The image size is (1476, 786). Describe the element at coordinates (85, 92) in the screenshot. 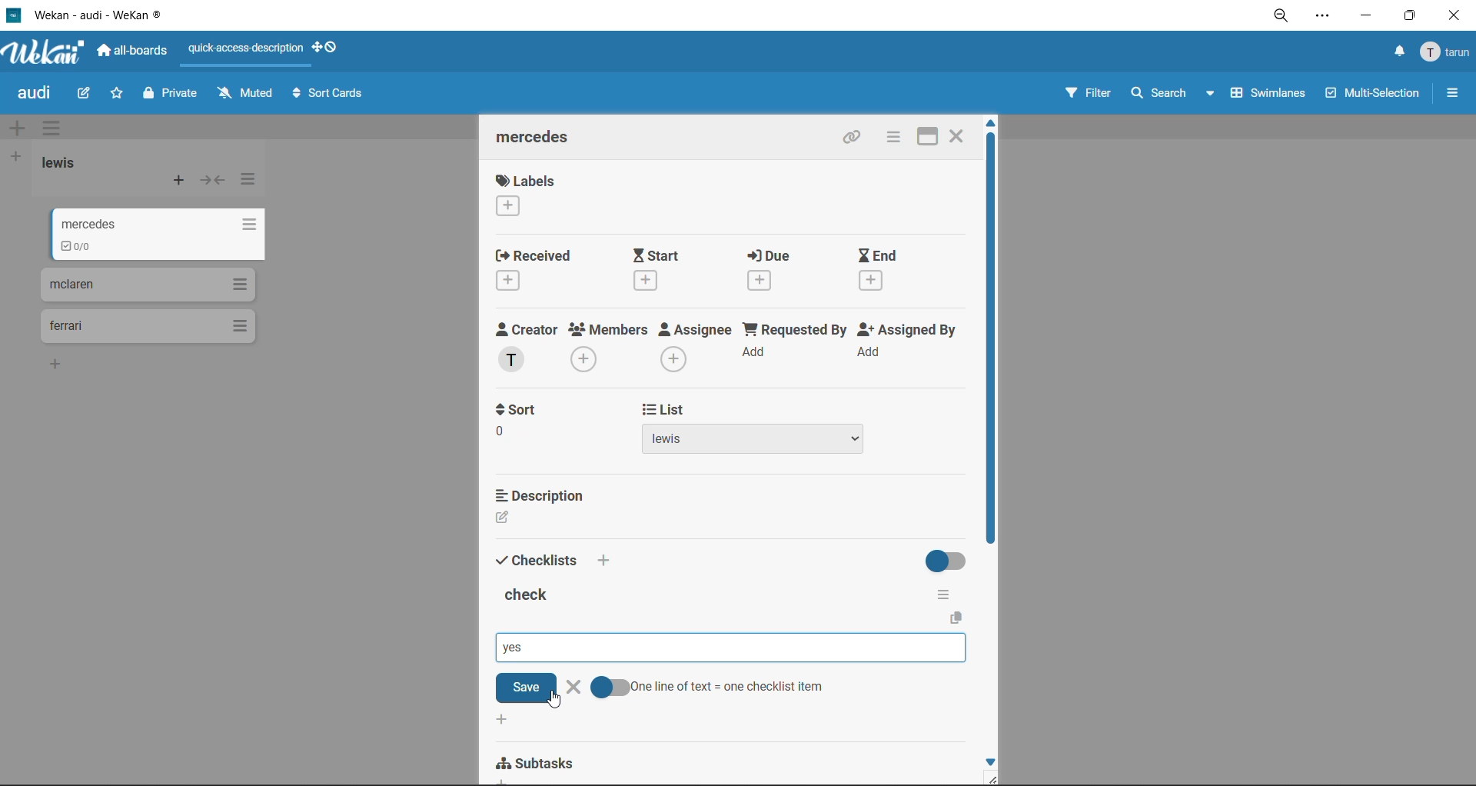

I see `edit` at that location.